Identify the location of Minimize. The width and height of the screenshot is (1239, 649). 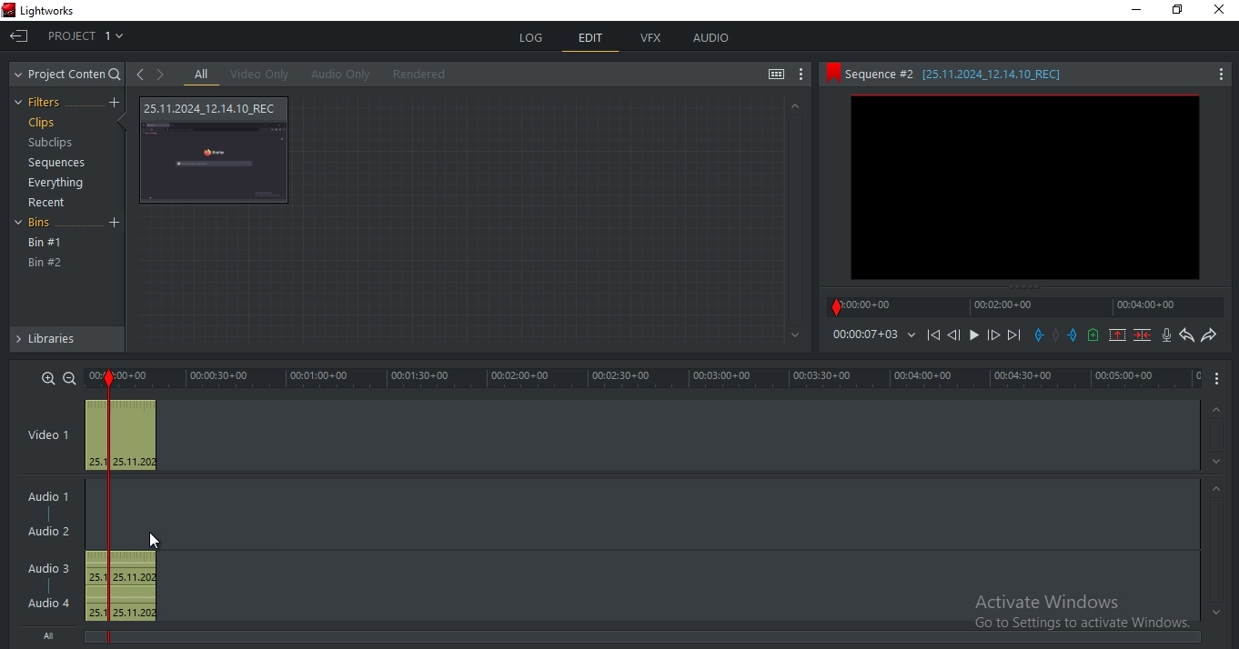
(1133, 11).